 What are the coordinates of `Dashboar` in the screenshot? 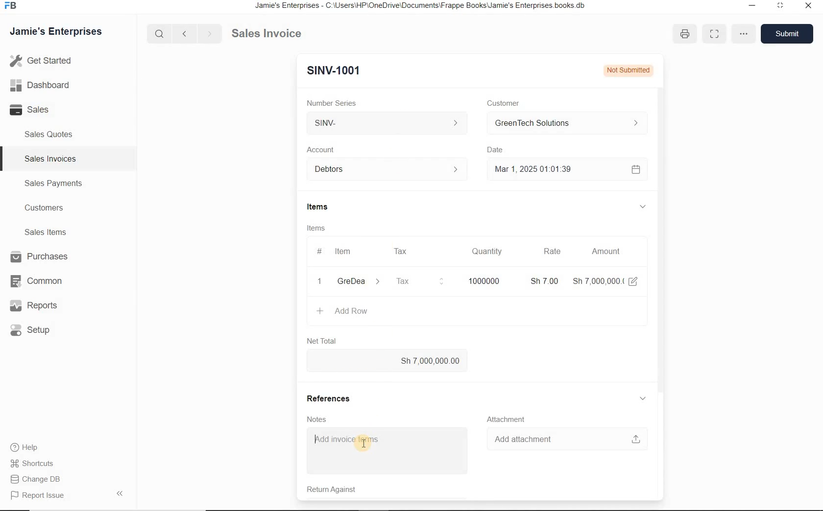 It's located at (40, 85).